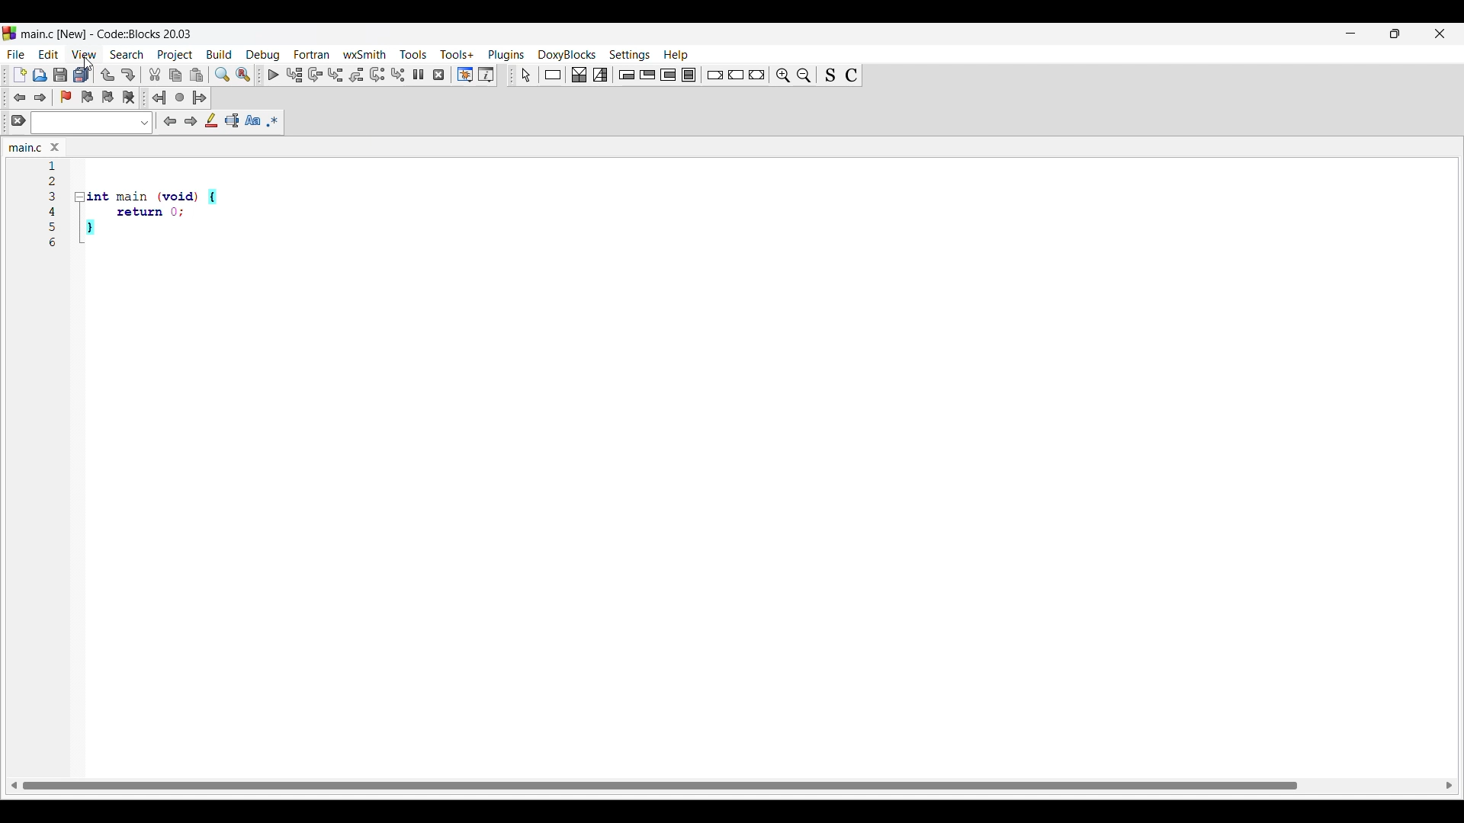 This screenshot has width=1464, height=823. What do you see at coordinates (60, 75) in the screenshot?
I see `Save` at bounding box center [60, 75].